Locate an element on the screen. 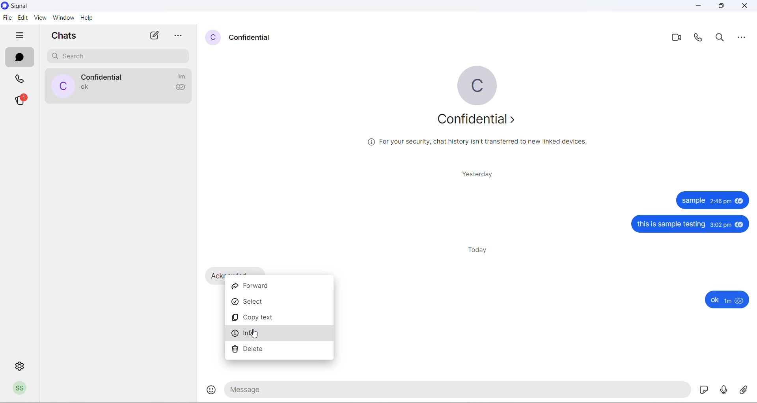  video call is located at coordinates (677, 38).